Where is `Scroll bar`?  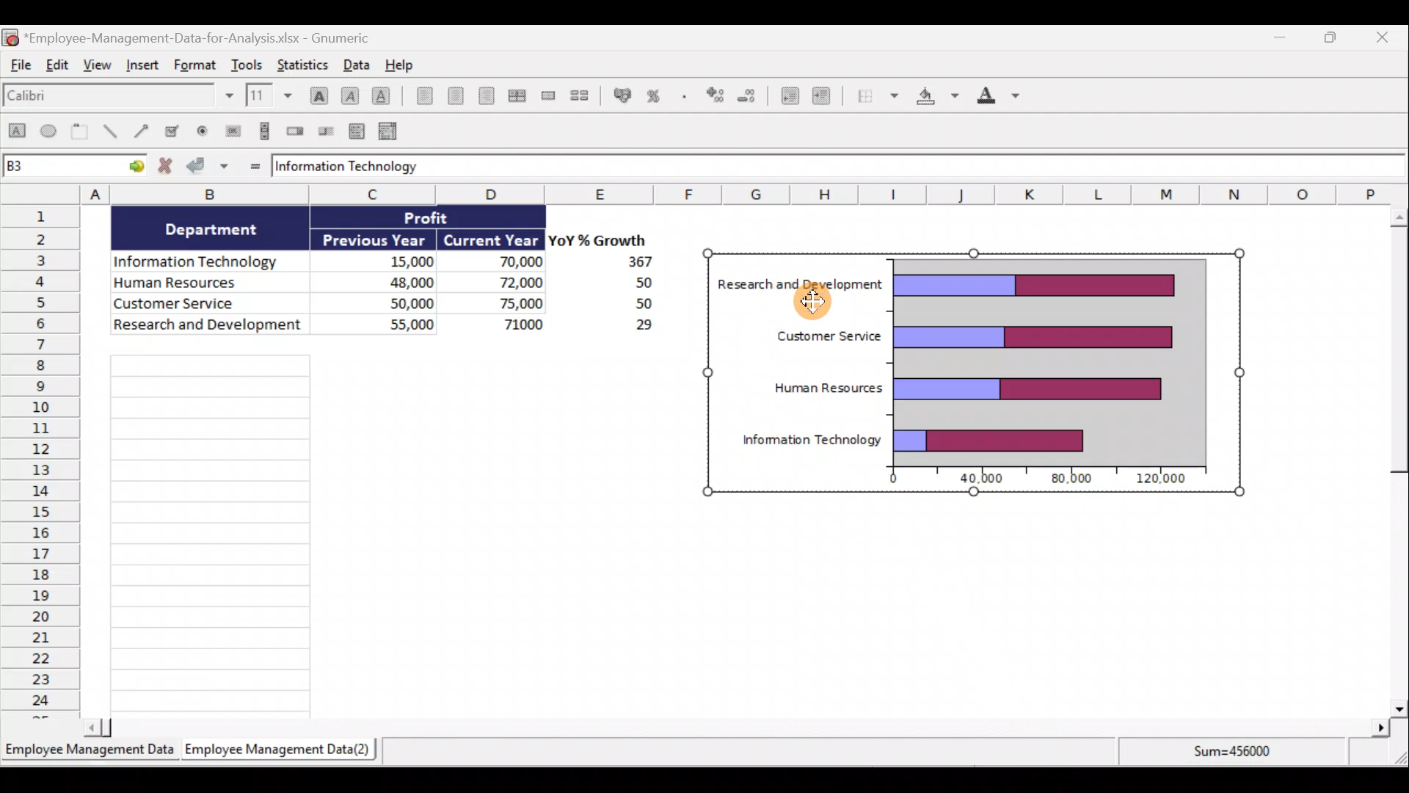 Scroll bar is located at coordinates (1392, 458).